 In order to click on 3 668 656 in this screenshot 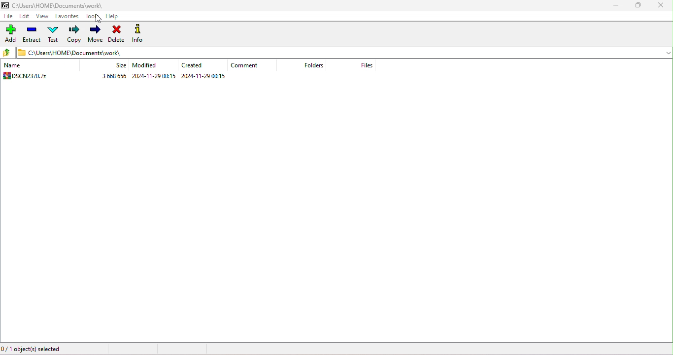, I will do `click(110, 77)`.